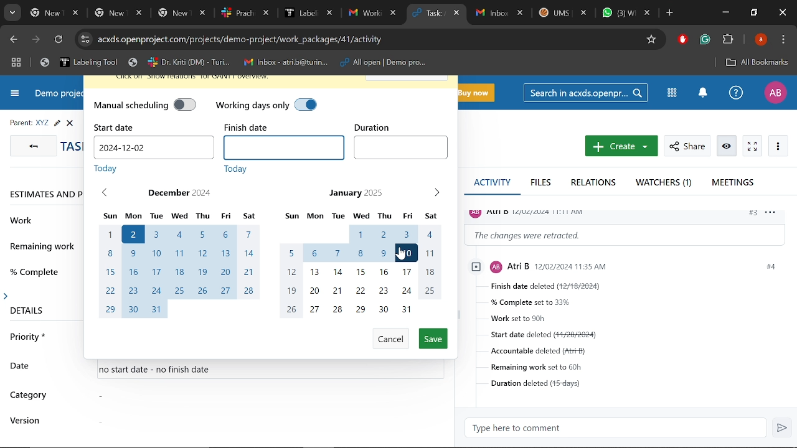 Image resolution: width=797 pixels, height=448 pixels. I want to click on Cite info, so click(85, 40).